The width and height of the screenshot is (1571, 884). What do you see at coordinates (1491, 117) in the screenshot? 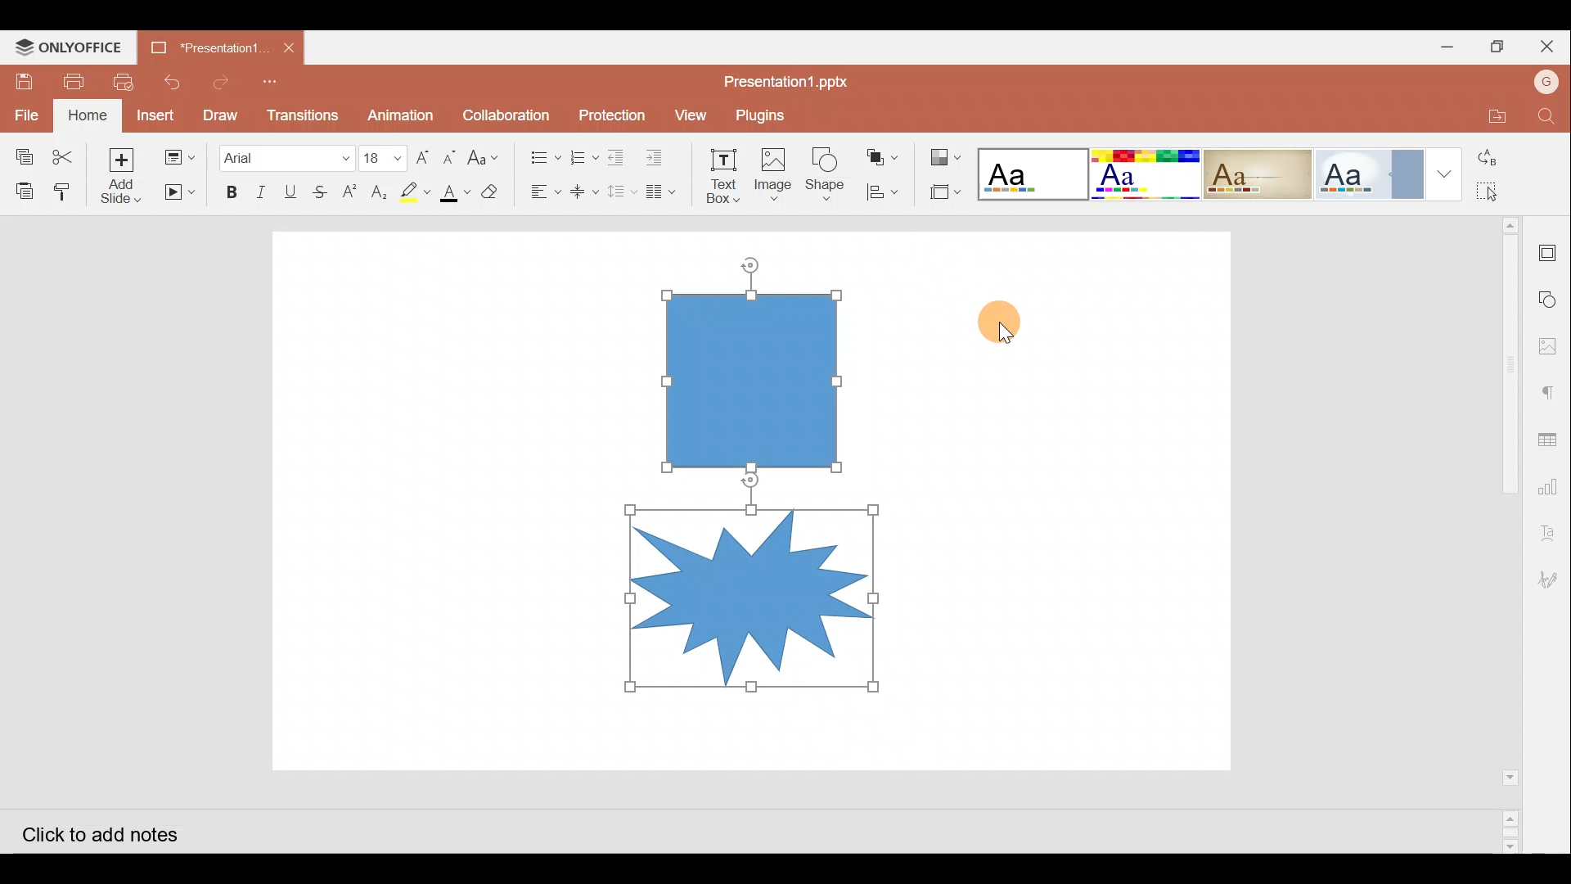
I see `Open file location` at bounding box center [1491, 117].